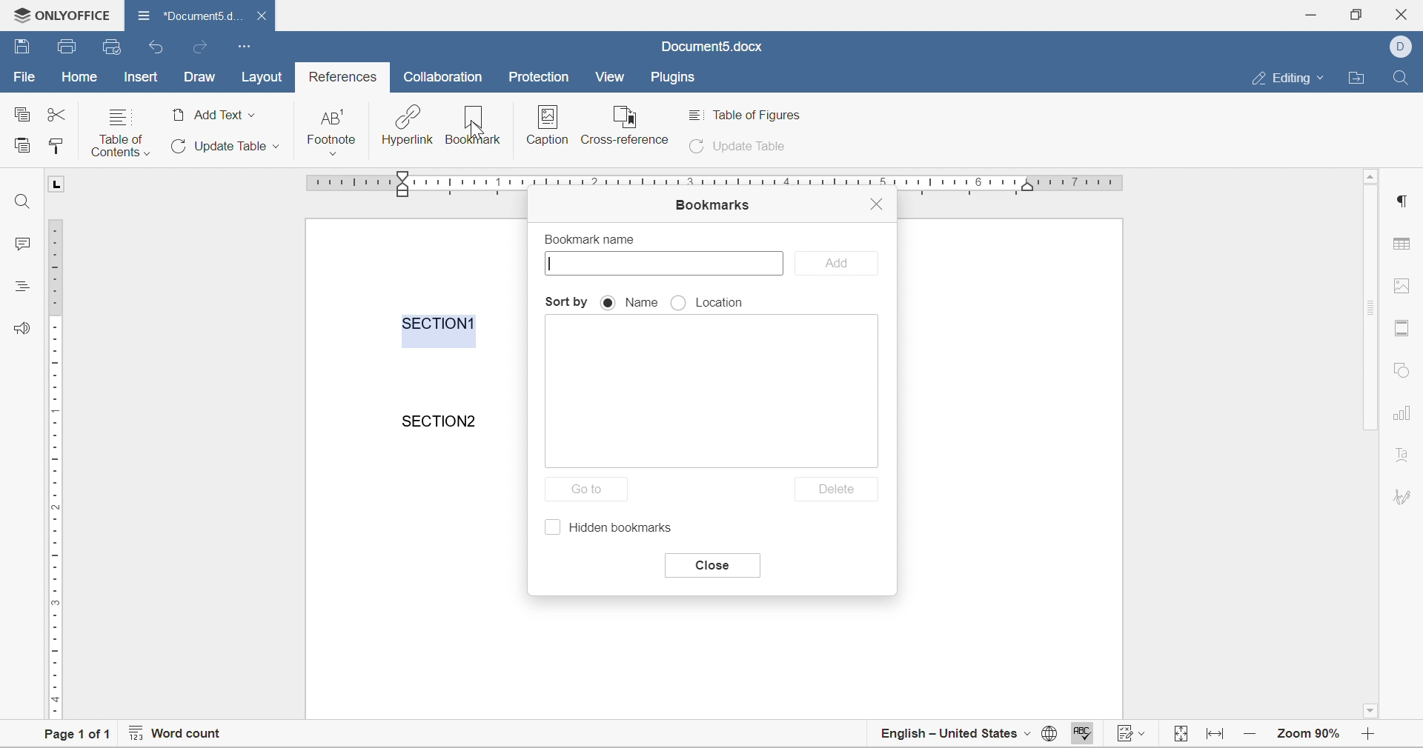  What do you see at coordinates (344, 77) in the screenshot?
I see `references` at bounding box center [344, 77].